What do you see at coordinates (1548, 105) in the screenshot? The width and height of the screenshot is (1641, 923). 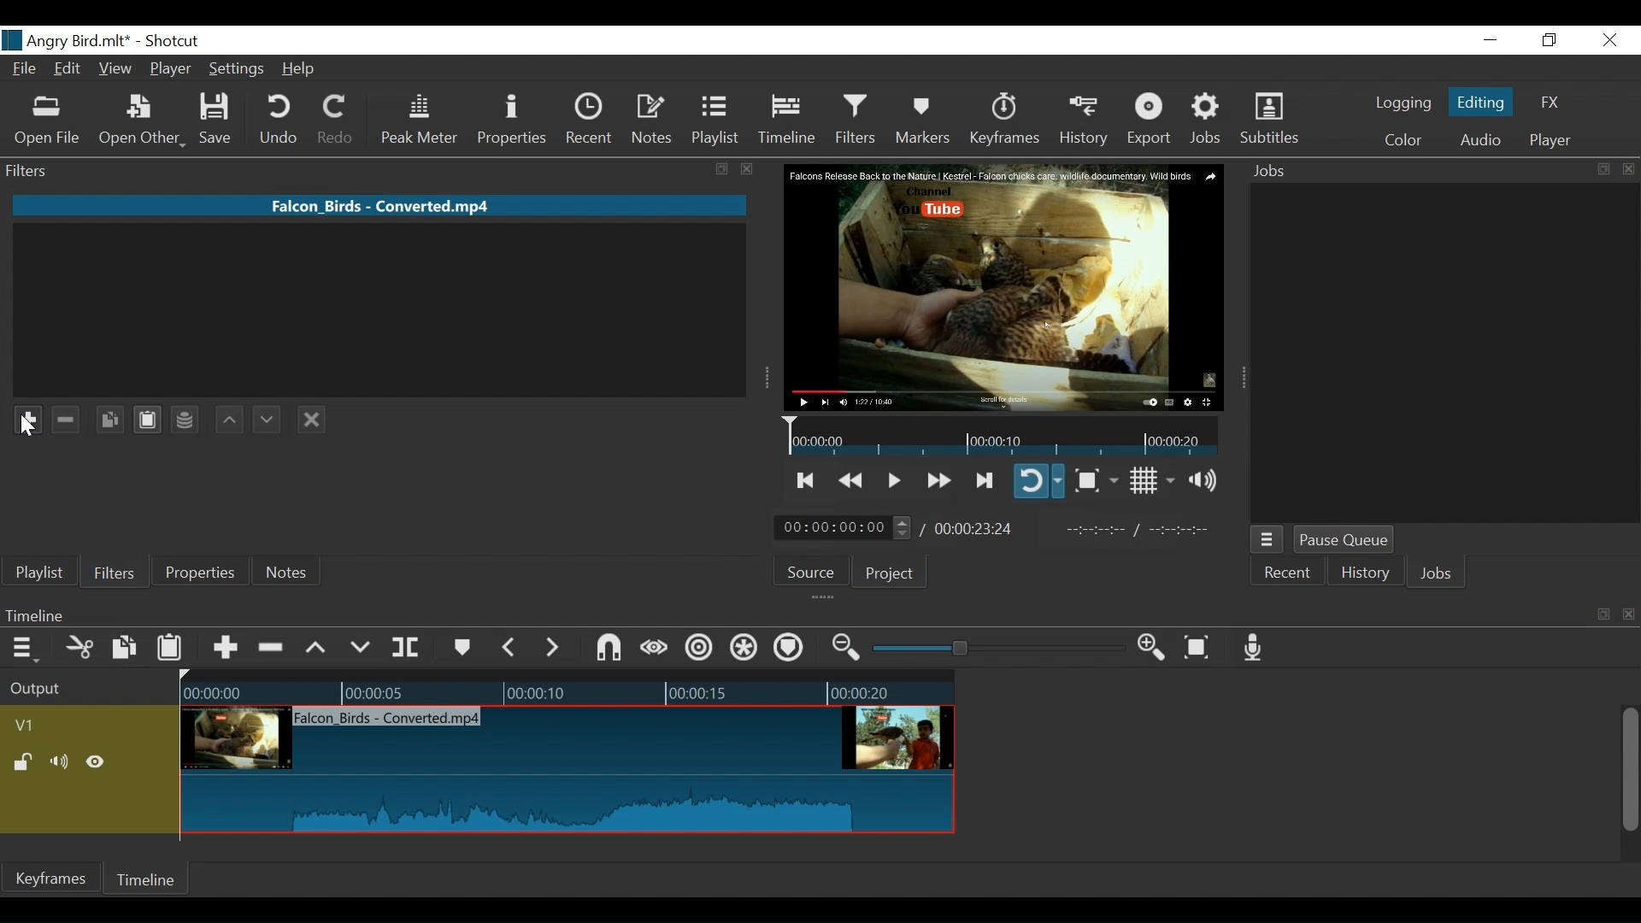 I see `FX` at bounding box center [1548, 105].